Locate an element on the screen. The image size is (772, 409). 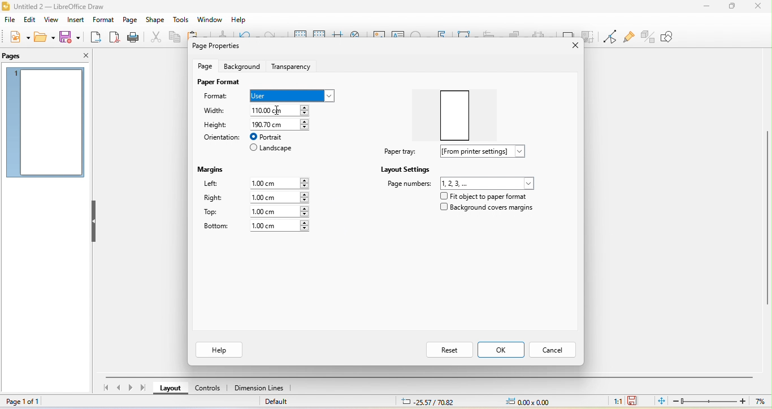
0.00x0.00 is located at coordinates (527, 401).